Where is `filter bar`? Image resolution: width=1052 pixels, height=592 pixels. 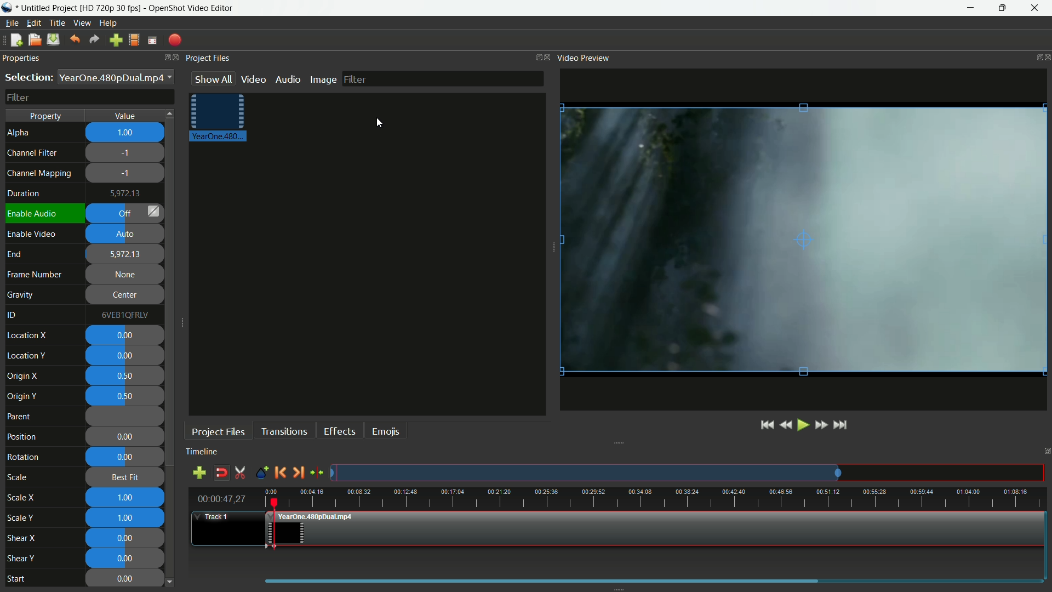
filter bar is located at coordinates (445, 80).